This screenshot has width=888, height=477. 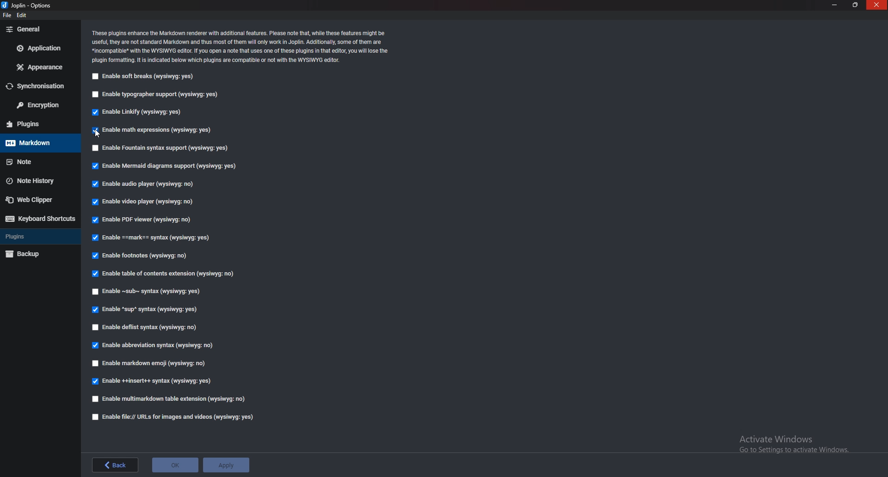 What do you see at coordinates (41, 47) in the screenshot?
I see `Application` at bounding box center [41, 47].